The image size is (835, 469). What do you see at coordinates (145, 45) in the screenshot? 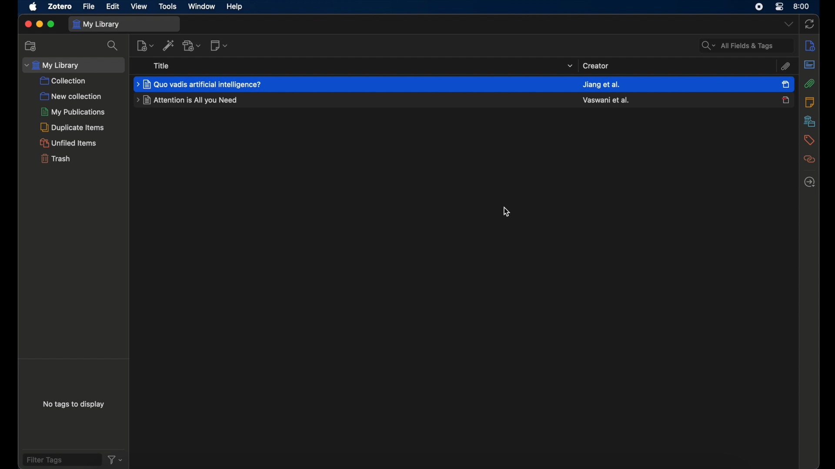
I see `new item` at bounding box center [145, 45].